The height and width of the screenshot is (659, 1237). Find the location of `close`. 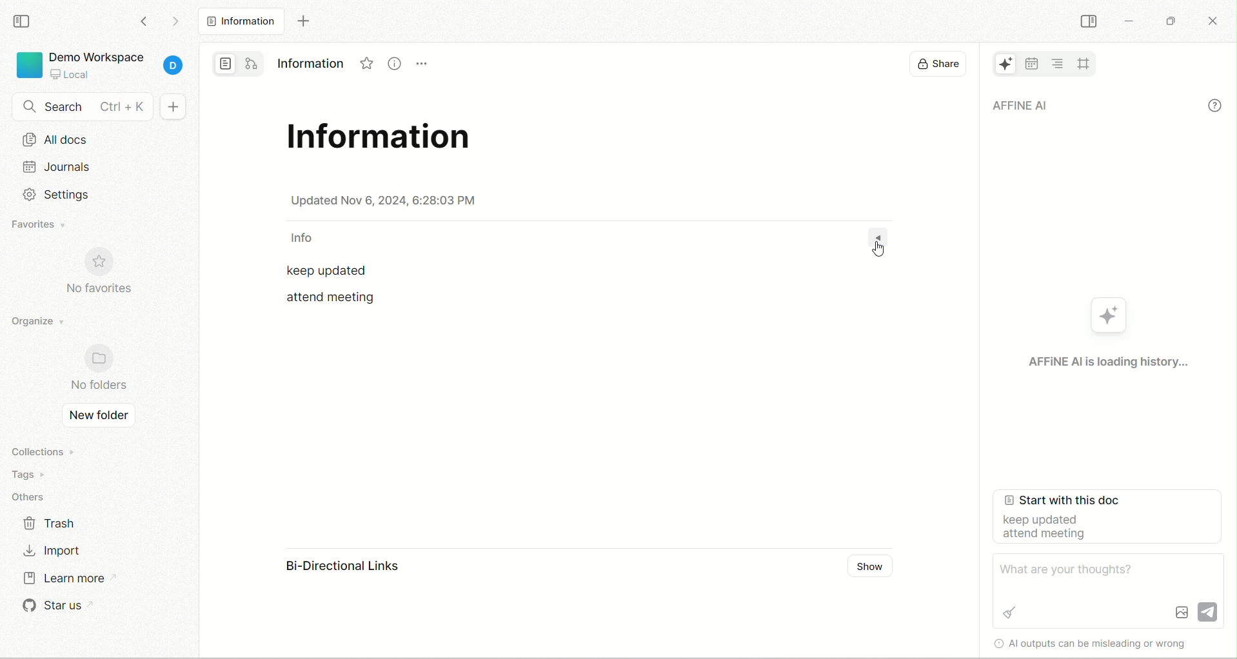

close is located at coordinates (1214, 23).